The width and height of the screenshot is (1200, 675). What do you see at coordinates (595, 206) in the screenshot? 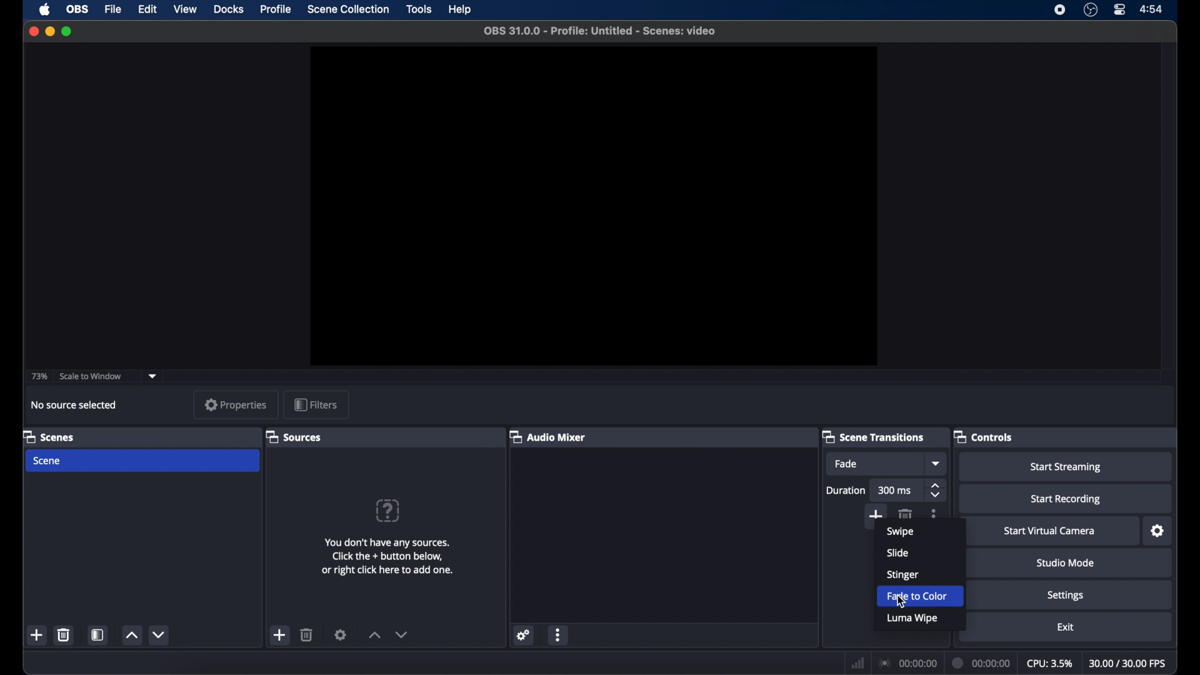
I see `preview` at bounding box center [595, 206].